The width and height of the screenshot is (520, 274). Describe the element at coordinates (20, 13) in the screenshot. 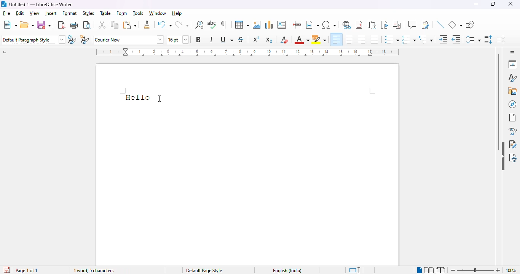

I see `edit` at that location.